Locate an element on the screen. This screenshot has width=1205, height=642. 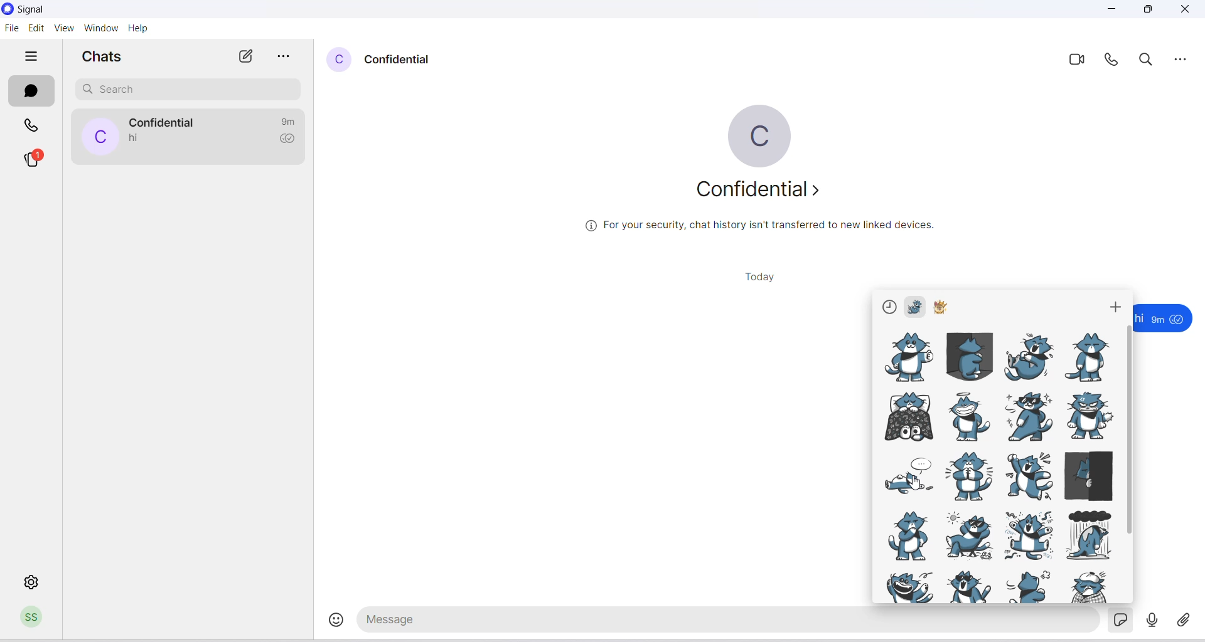
9 m is located at coordinates (1158, 320).